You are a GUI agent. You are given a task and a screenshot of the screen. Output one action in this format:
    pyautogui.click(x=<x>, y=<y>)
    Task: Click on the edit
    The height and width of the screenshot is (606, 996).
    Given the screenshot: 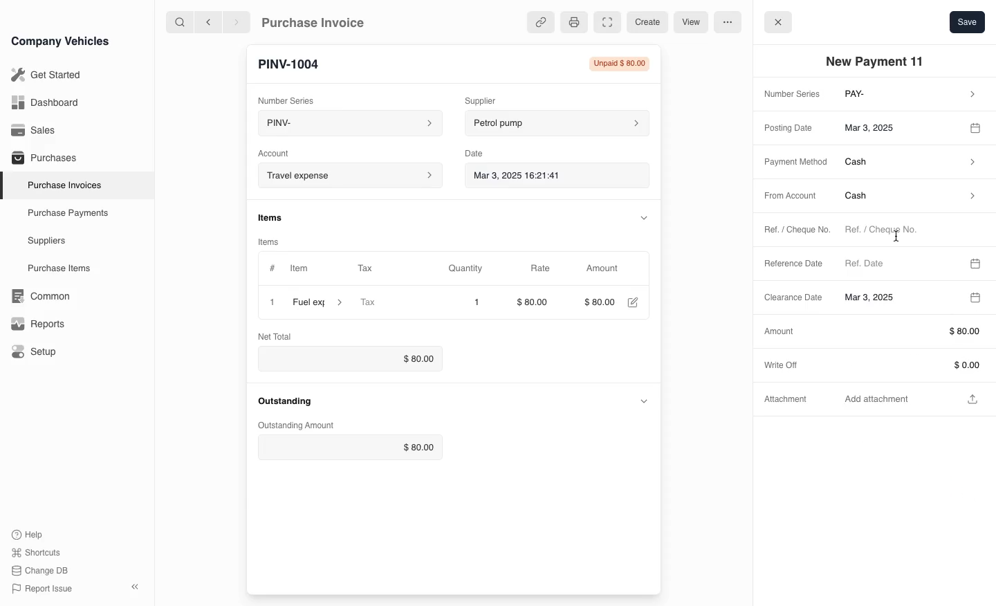 What is the action you would take?
    pyautogui.click(x=632, y=304)
    